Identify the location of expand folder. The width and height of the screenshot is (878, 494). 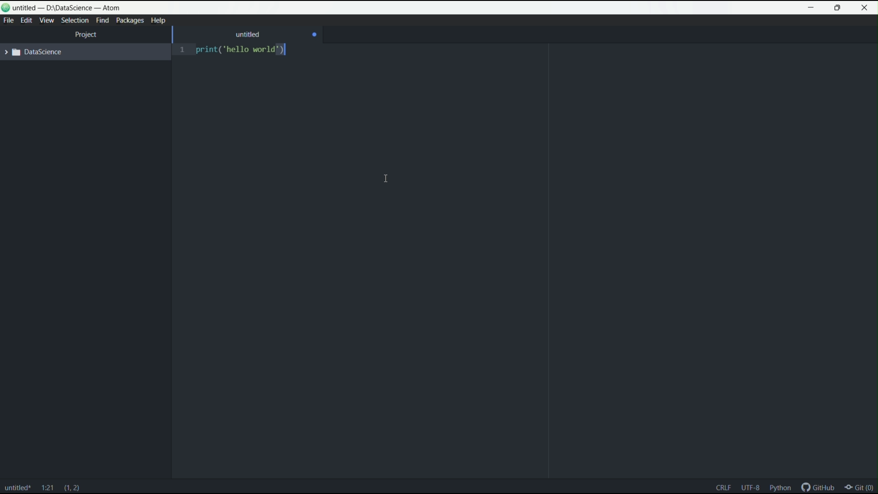
(32, 52).